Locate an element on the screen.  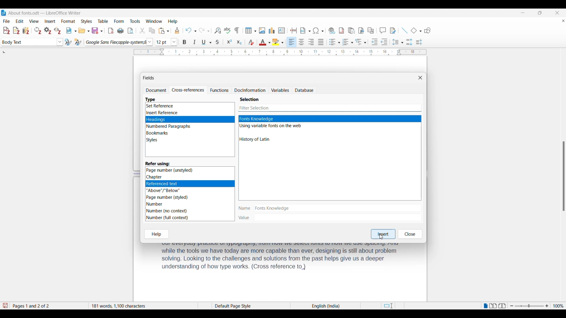
Edit menu is located at coordinates (19, 21).